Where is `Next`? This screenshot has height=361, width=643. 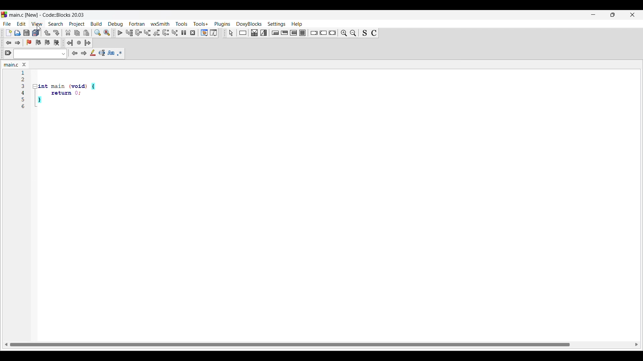
Next is located at coordinates (84, 53).